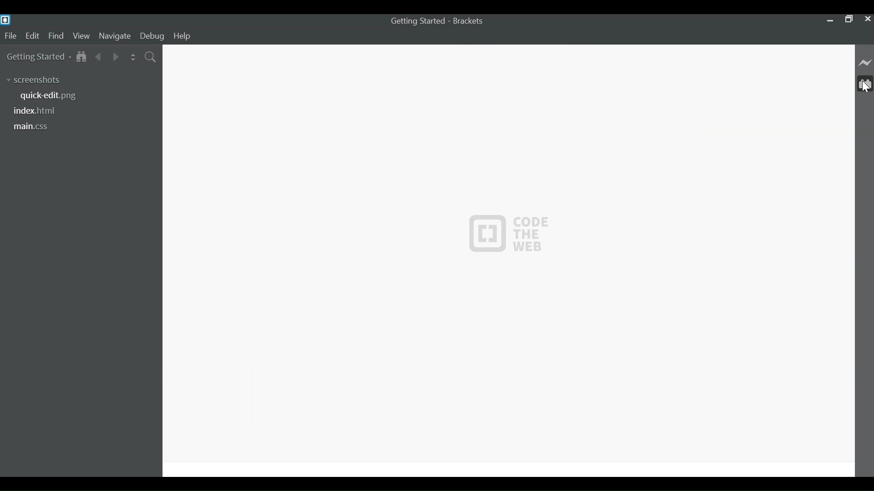  Describe the element at coordinates (5, 20) in the screenshot. I see `Brackets Desktop icon` at that location.